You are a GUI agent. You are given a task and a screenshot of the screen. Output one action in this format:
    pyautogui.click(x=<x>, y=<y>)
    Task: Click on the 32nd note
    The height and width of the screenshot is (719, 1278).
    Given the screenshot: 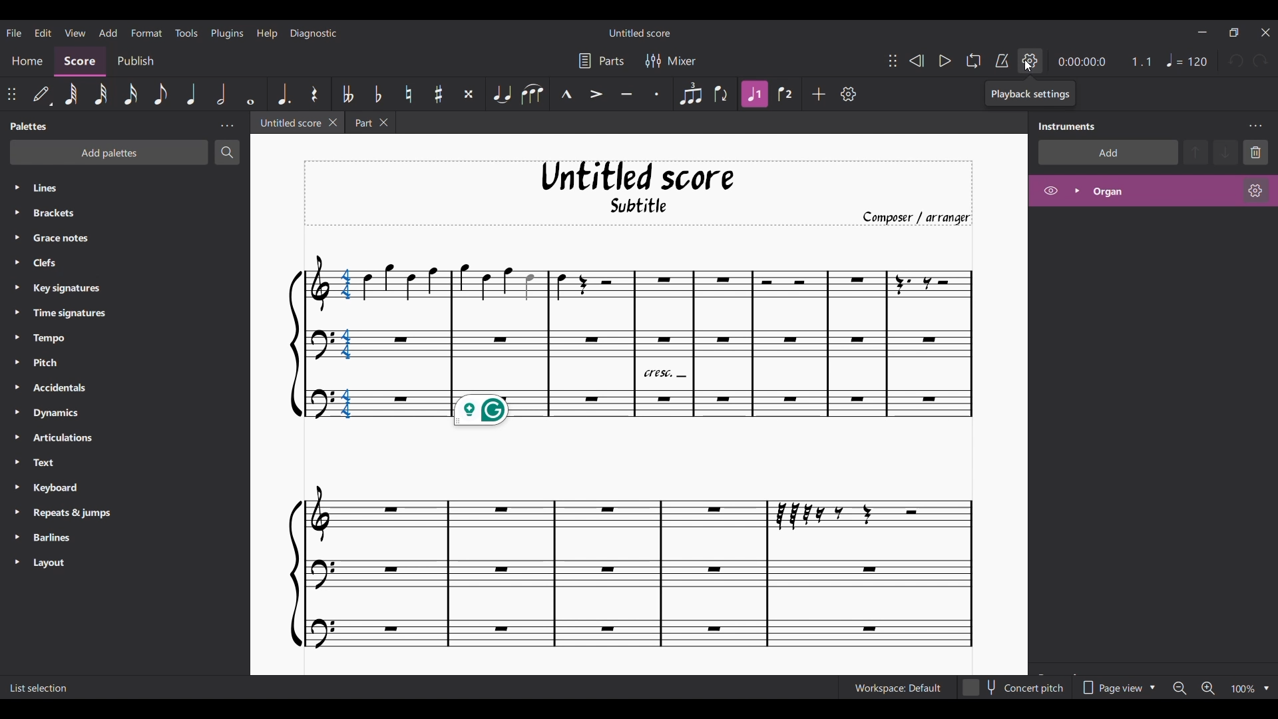 What is the action you would take?
    pyautogui.click(x=101, y=95)
    